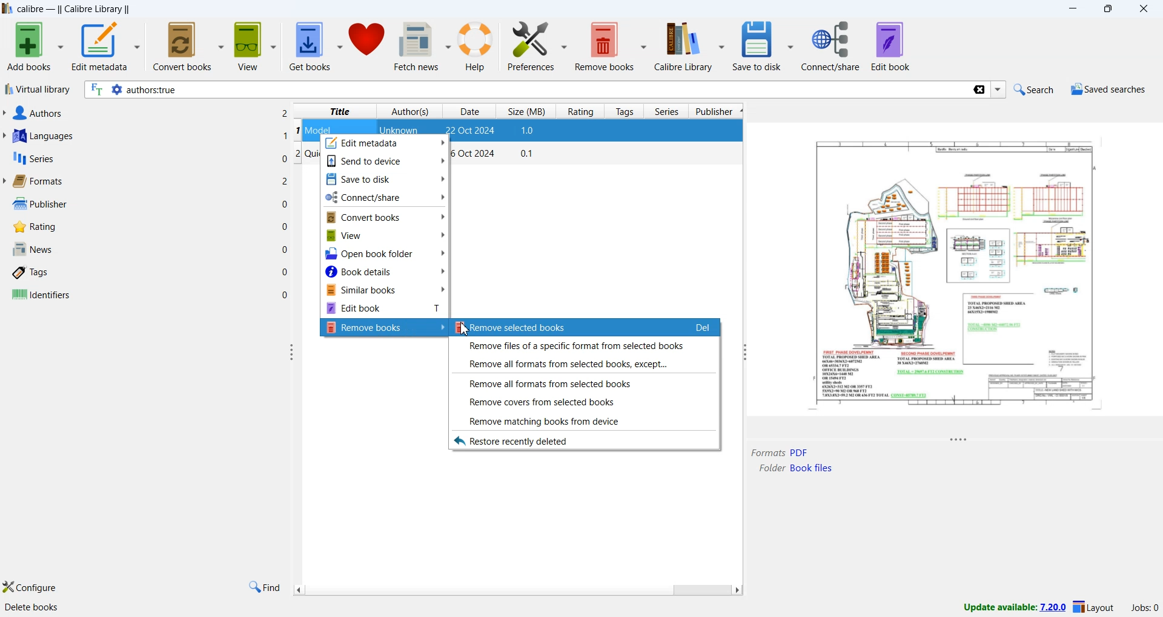  I want to click on get books, so click(316, 47).